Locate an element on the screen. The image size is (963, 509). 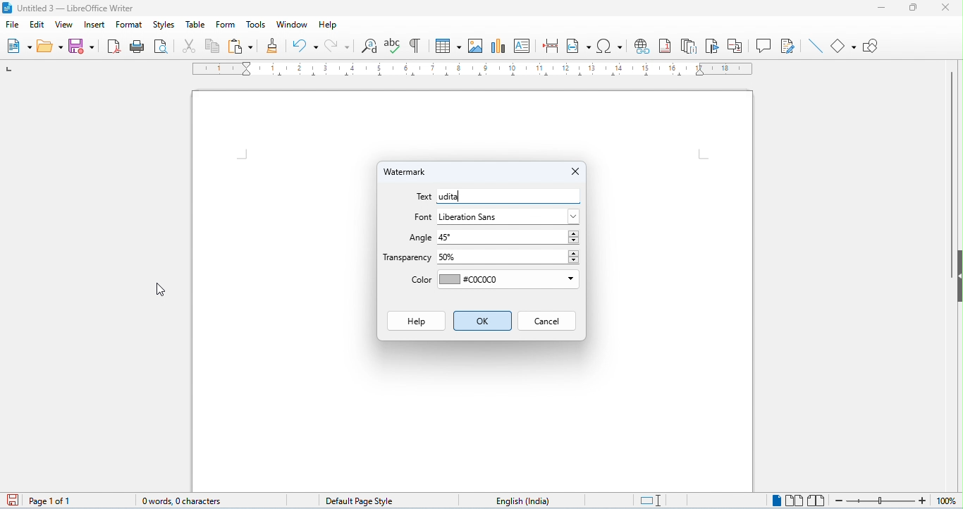
transparency is located at coordinates (408, 258).